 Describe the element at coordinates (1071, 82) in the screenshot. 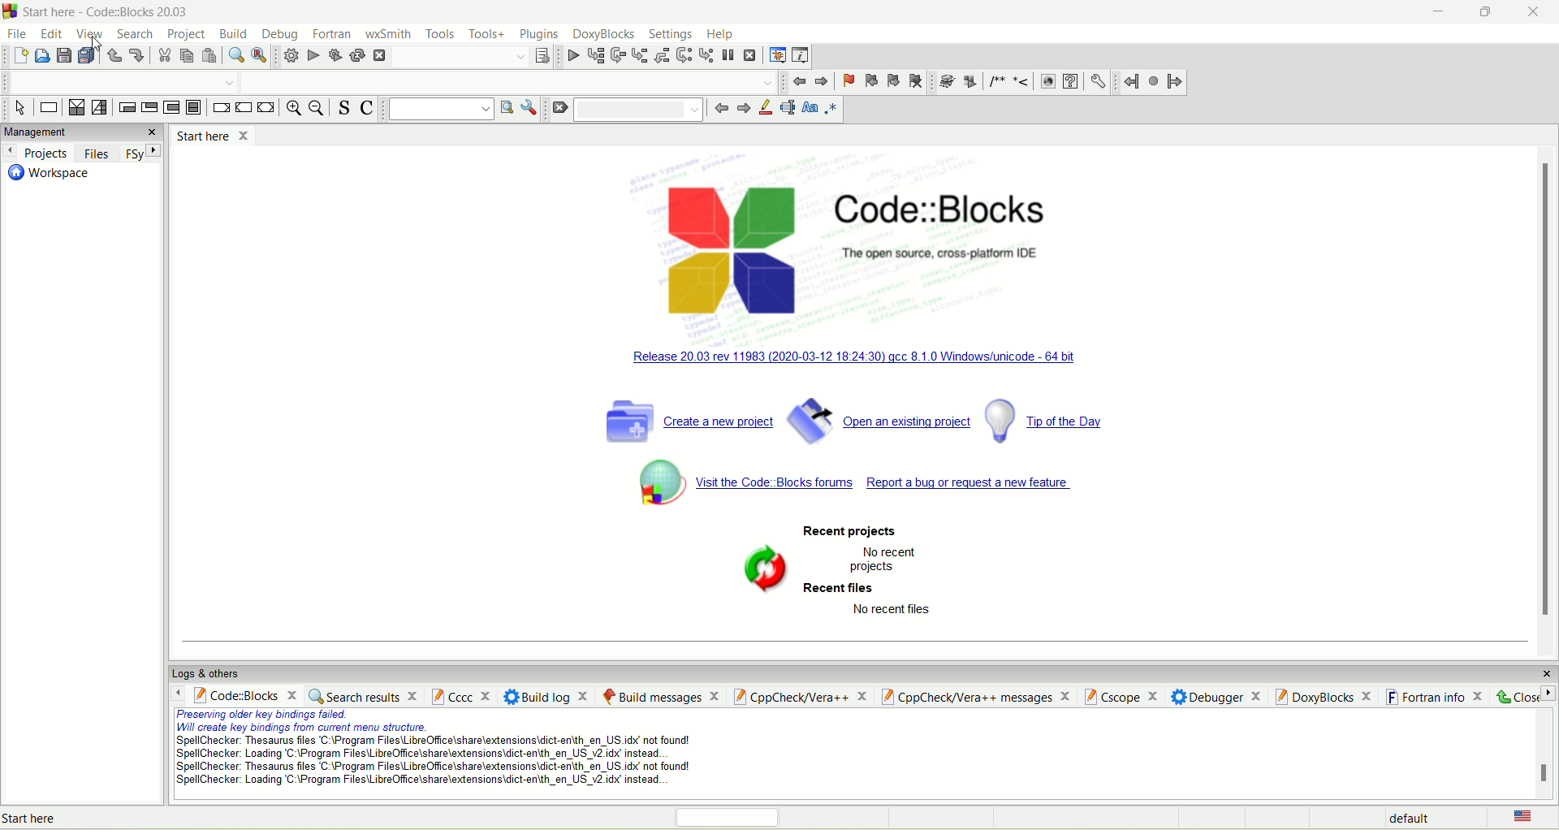

I see `help` at that location.